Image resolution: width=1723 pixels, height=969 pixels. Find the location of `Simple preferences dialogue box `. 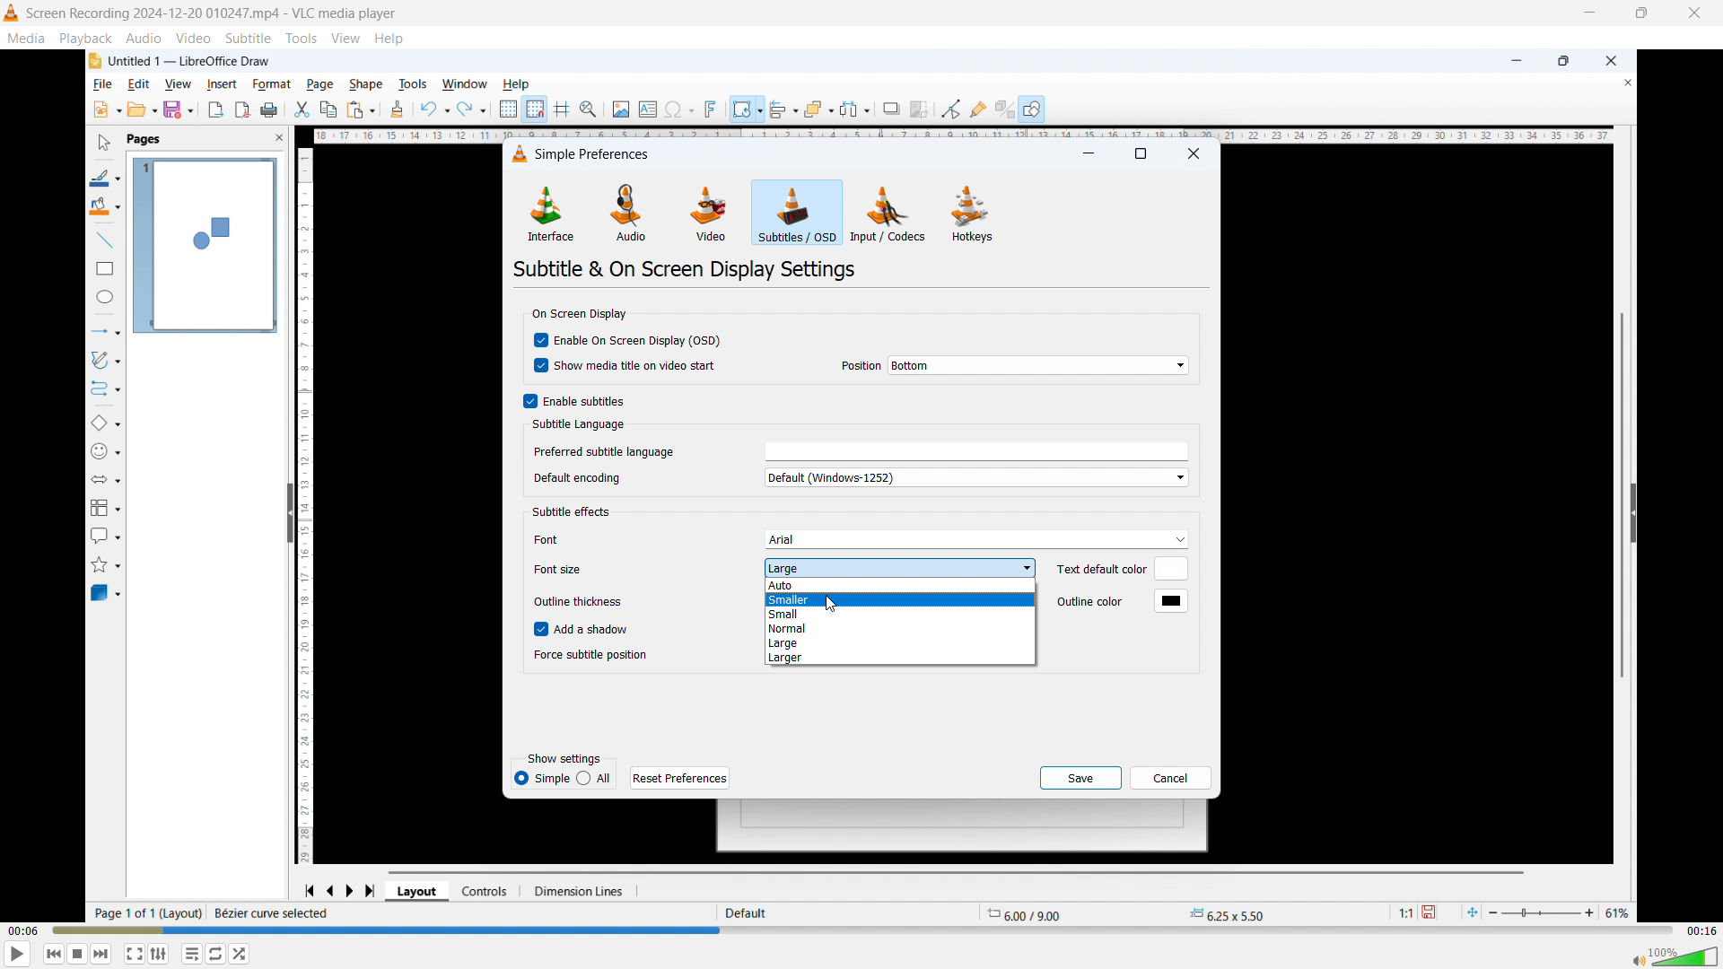

Simple preferences dialogue box  is located at coordinates (592, 155).